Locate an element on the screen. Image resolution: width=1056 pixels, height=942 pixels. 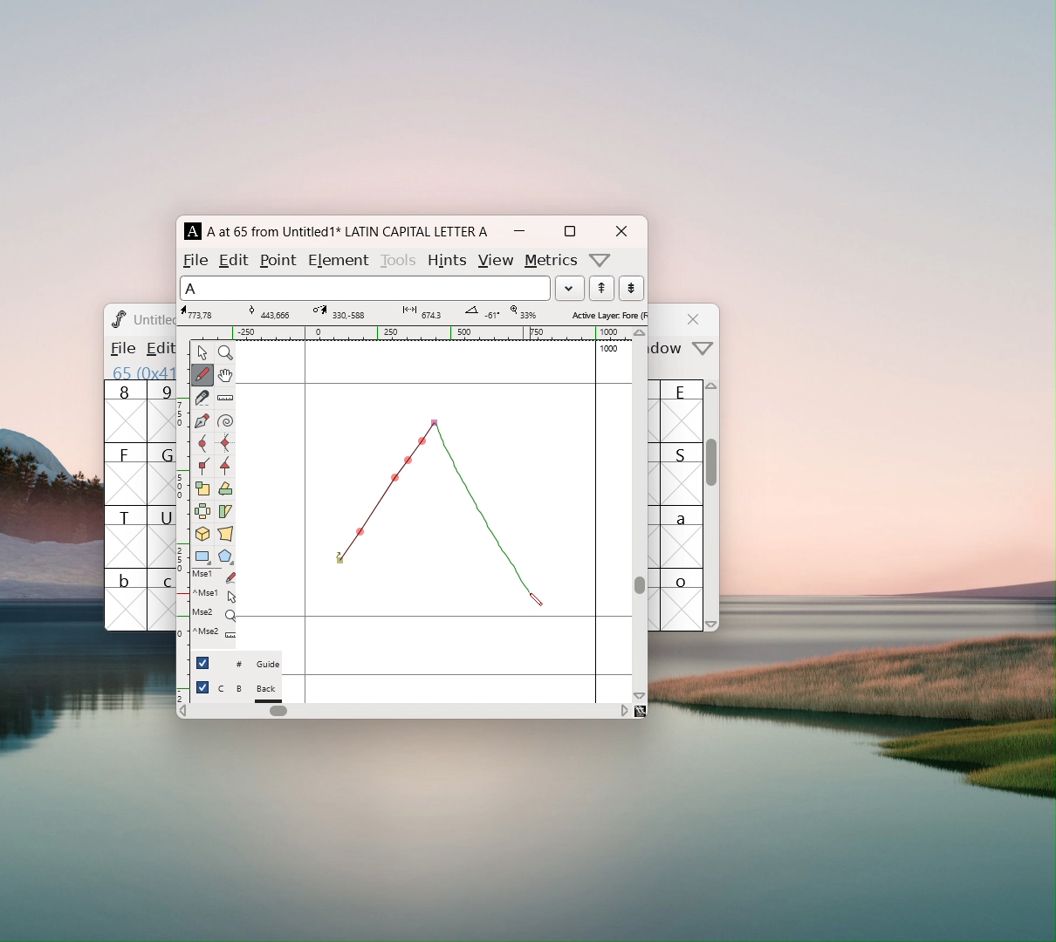
add a curve point is located at coordinates (202, 444).